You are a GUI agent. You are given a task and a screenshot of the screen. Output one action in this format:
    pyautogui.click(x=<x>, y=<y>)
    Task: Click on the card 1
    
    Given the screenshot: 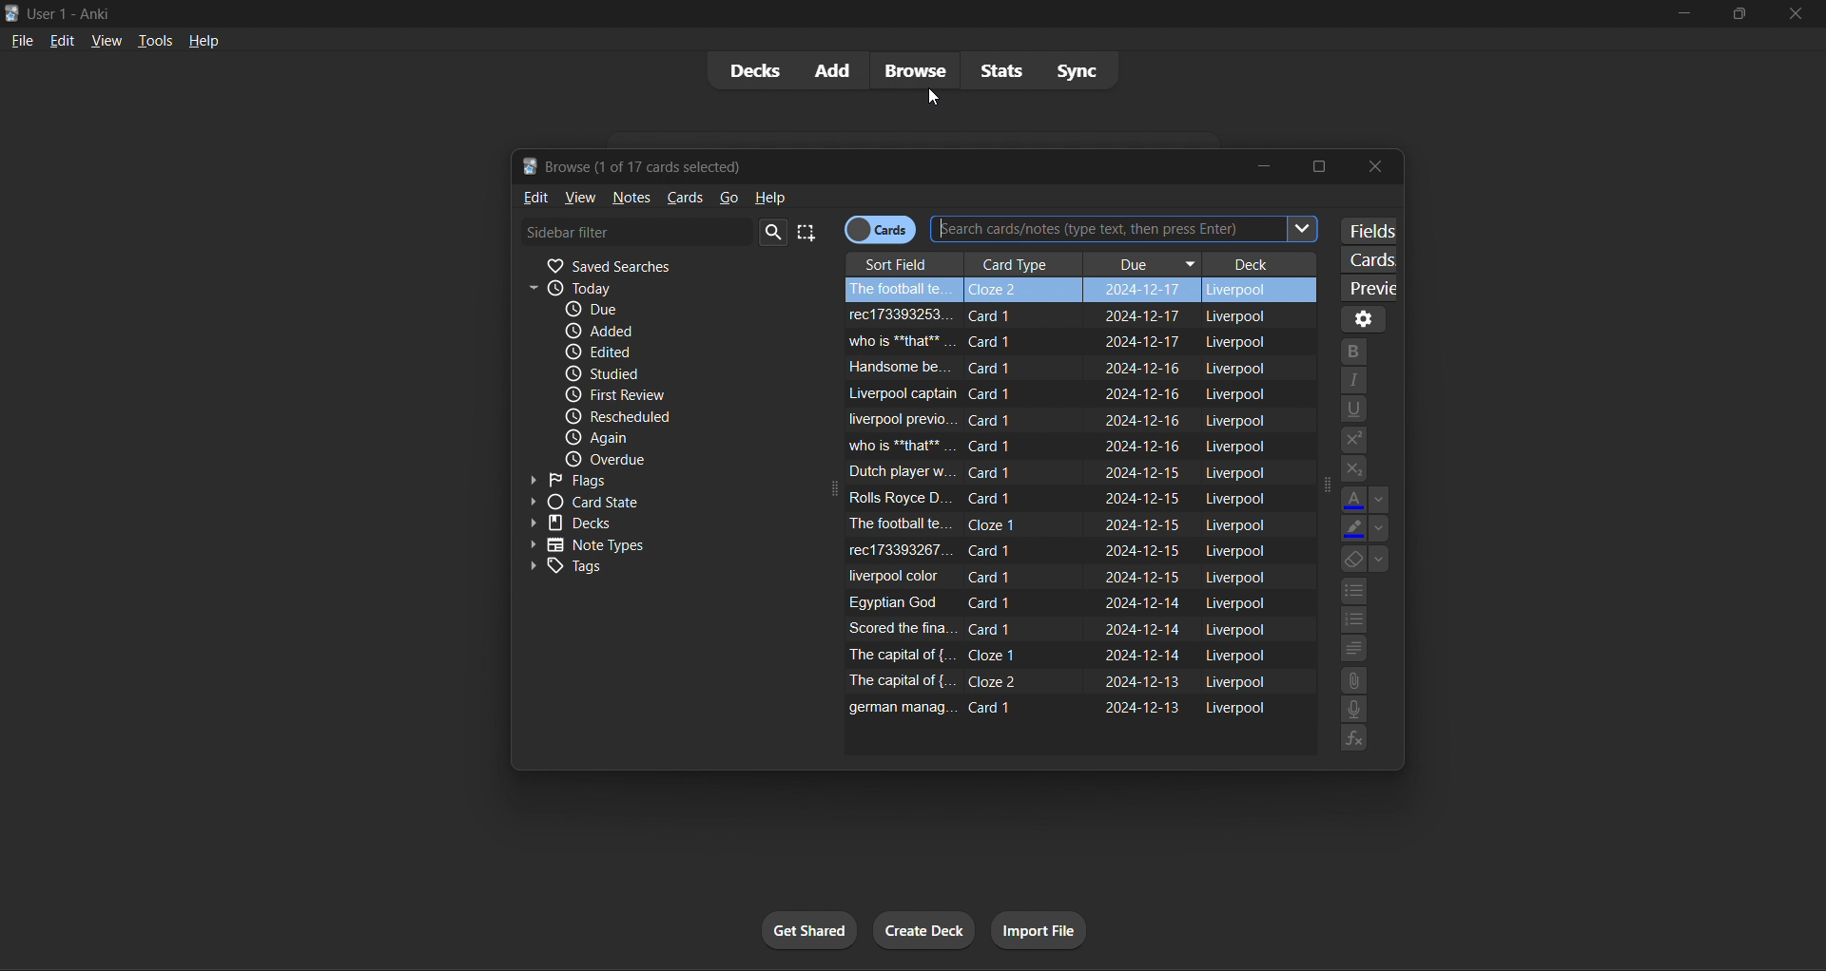 What is the action you would take?
    pyautogui.click(x=1000, y=524)
    